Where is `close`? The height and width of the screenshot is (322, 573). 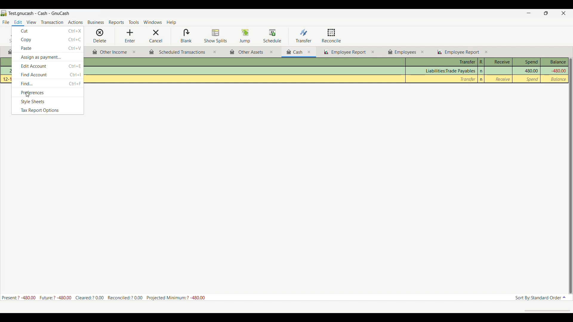 close is located at coordinates (271, 52).